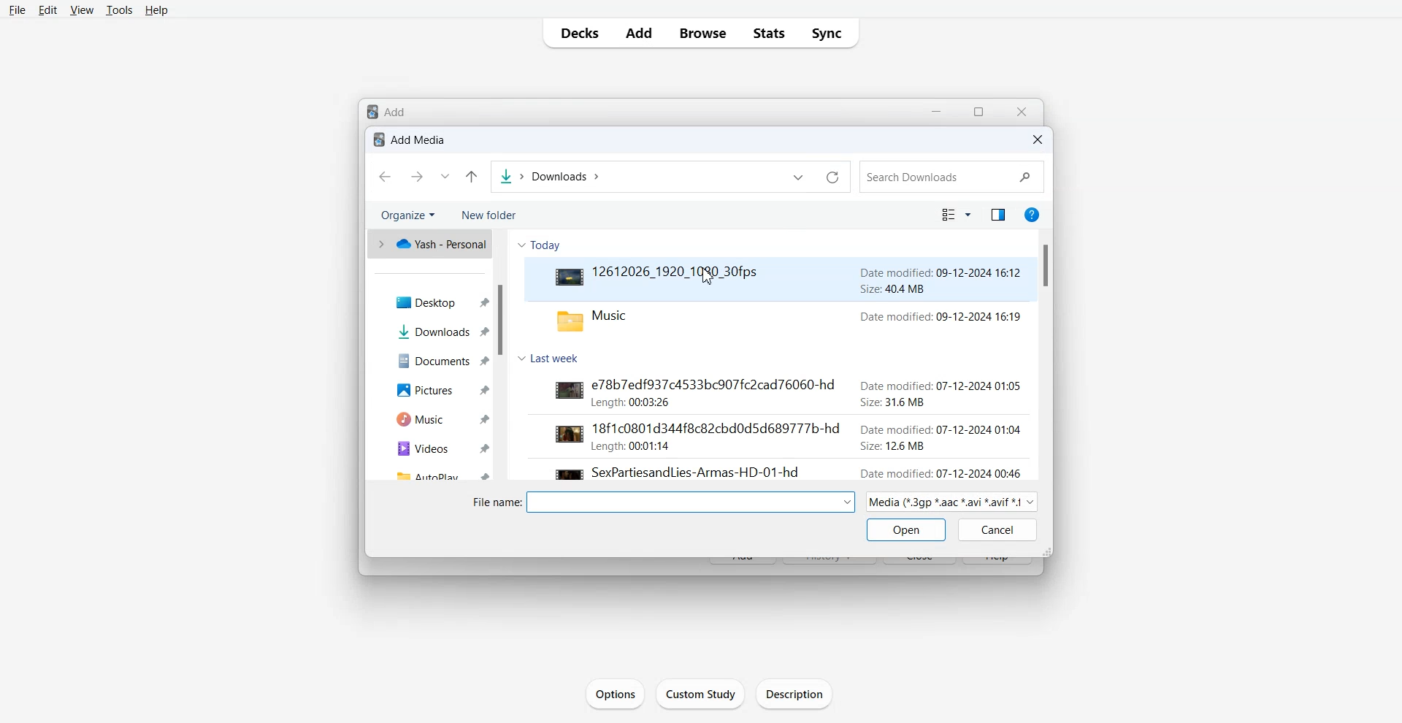  What do you see at coordinates (436, 450) in the screenshot?
I see `Videos` at bounding box center [436, 450].